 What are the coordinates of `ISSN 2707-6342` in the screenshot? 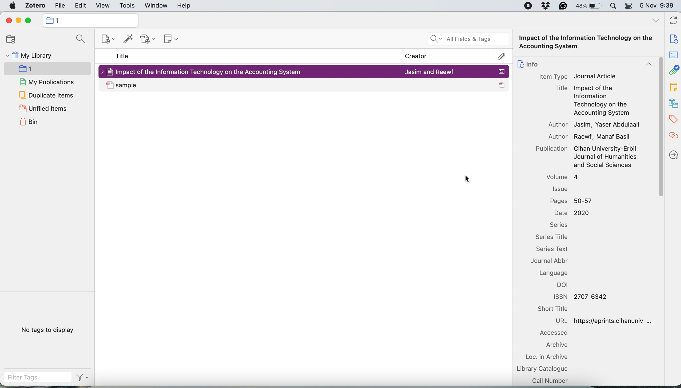 It's located at (580, 297).